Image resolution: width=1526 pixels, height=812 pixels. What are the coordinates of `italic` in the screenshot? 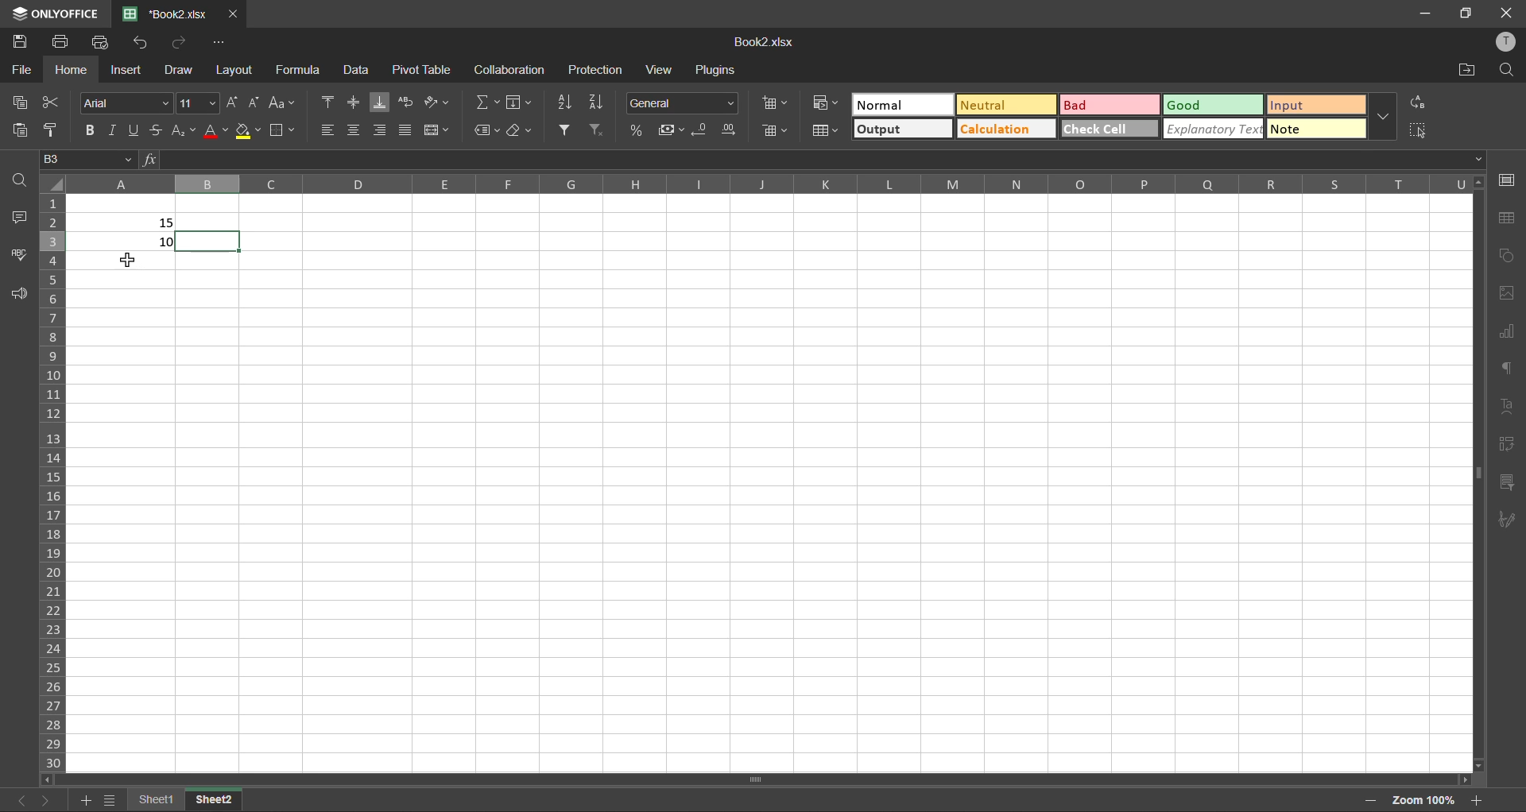 It's located at (114, 128).